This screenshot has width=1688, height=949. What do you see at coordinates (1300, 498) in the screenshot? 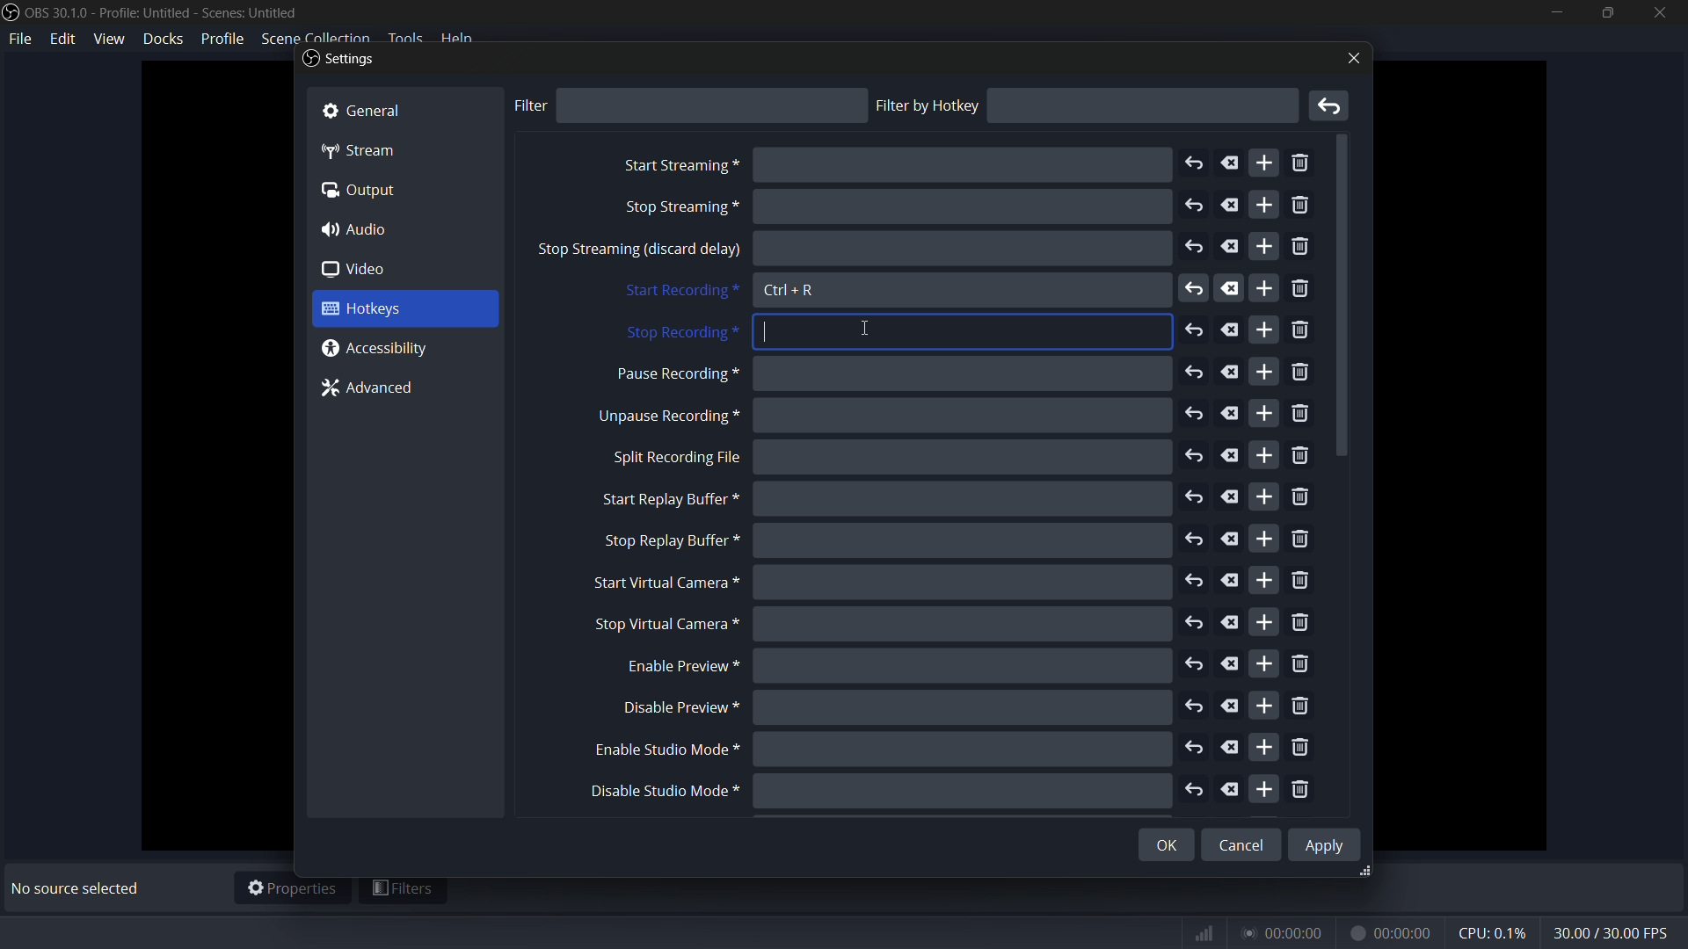
I see `remove` at bounding box center [1300, 498].